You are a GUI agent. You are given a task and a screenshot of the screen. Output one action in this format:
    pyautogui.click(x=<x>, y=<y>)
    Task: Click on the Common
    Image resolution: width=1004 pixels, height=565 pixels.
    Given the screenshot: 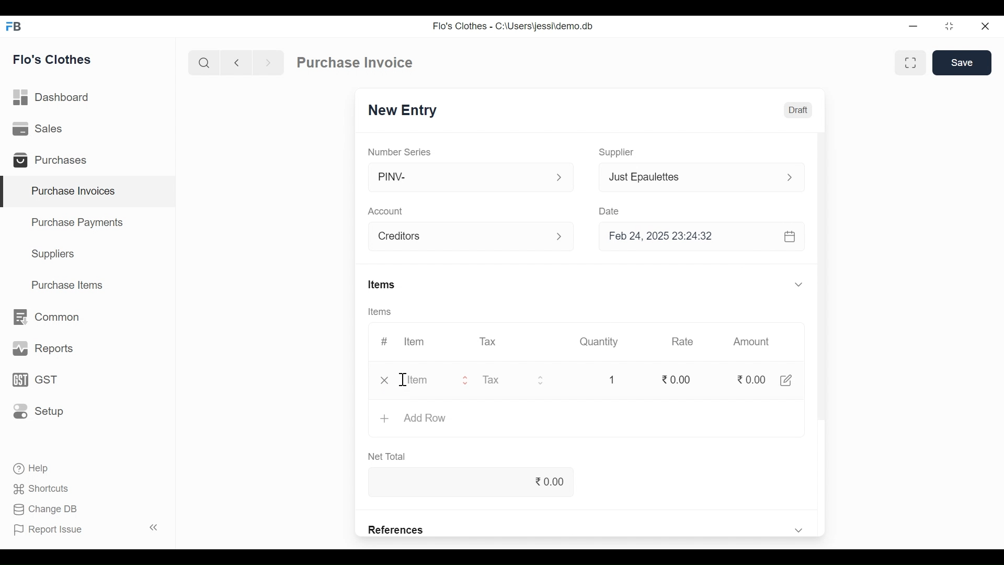 What is the action you would take?
    pyautogui.click(x=48, y=317)
    